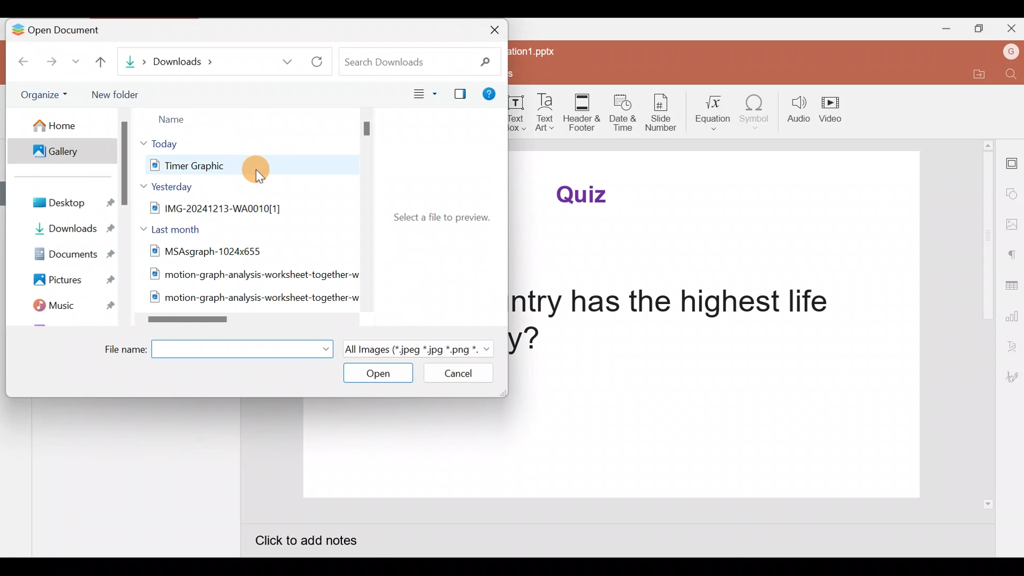 This screenshot has height=576, width=1024. What do you see at coordinates (260, 169) in the screenshot?
I see `Cursor on image 1` at bounding box center [260, 169].